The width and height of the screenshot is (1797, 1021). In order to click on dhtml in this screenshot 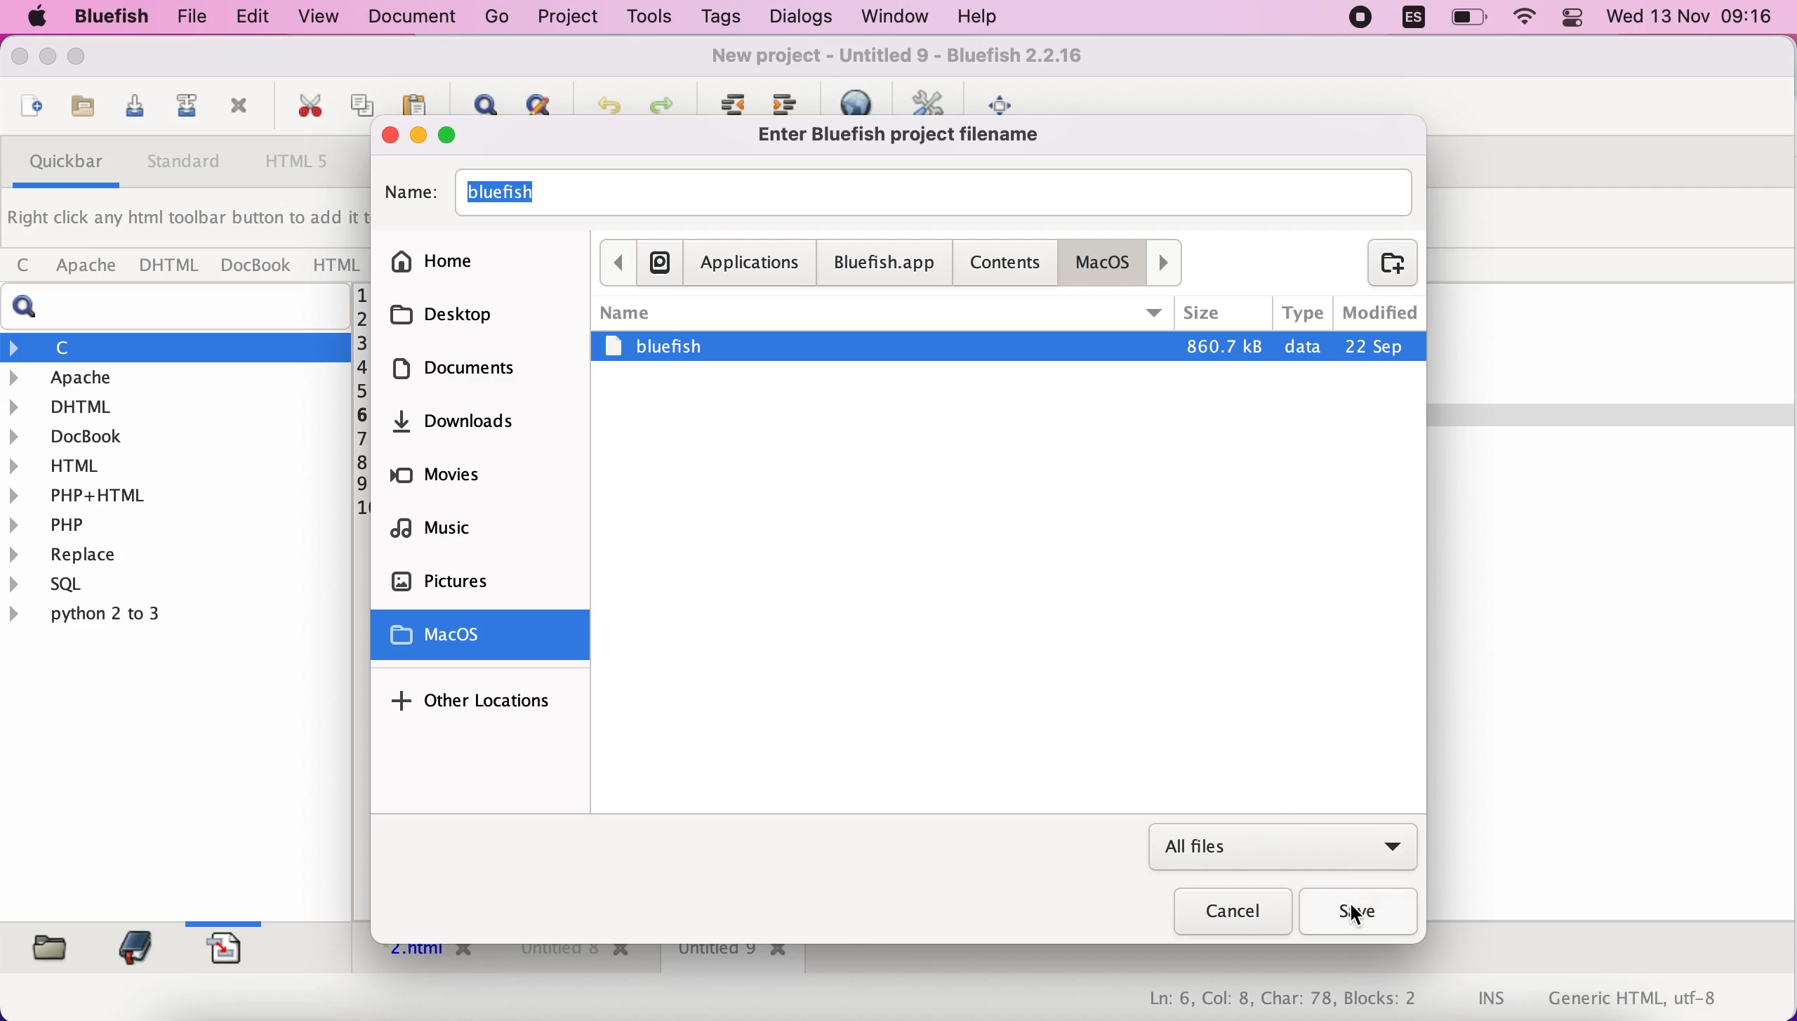, I will do `click(176, 404)`.